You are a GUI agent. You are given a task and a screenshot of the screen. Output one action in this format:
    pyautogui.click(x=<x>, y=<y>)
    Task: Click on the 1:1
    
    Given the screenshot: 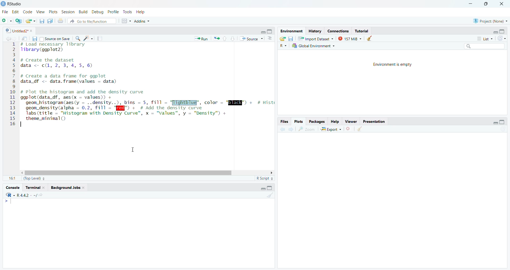 What is the action you would take?
    pyautogui.click(x=13, y=178)
    